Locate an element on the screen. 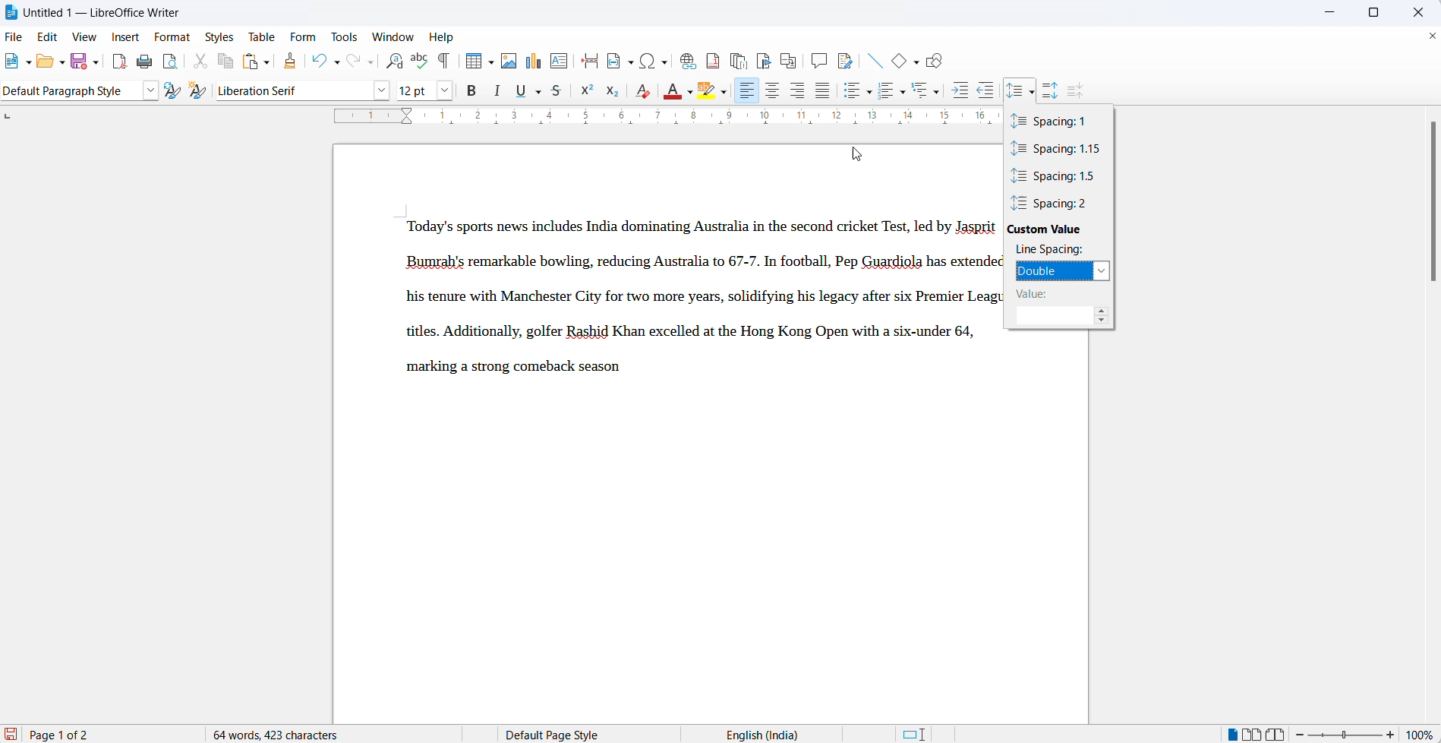 This screenshot has width=1441, height=743. toggle unordered list is located at coordinates (852, 93).